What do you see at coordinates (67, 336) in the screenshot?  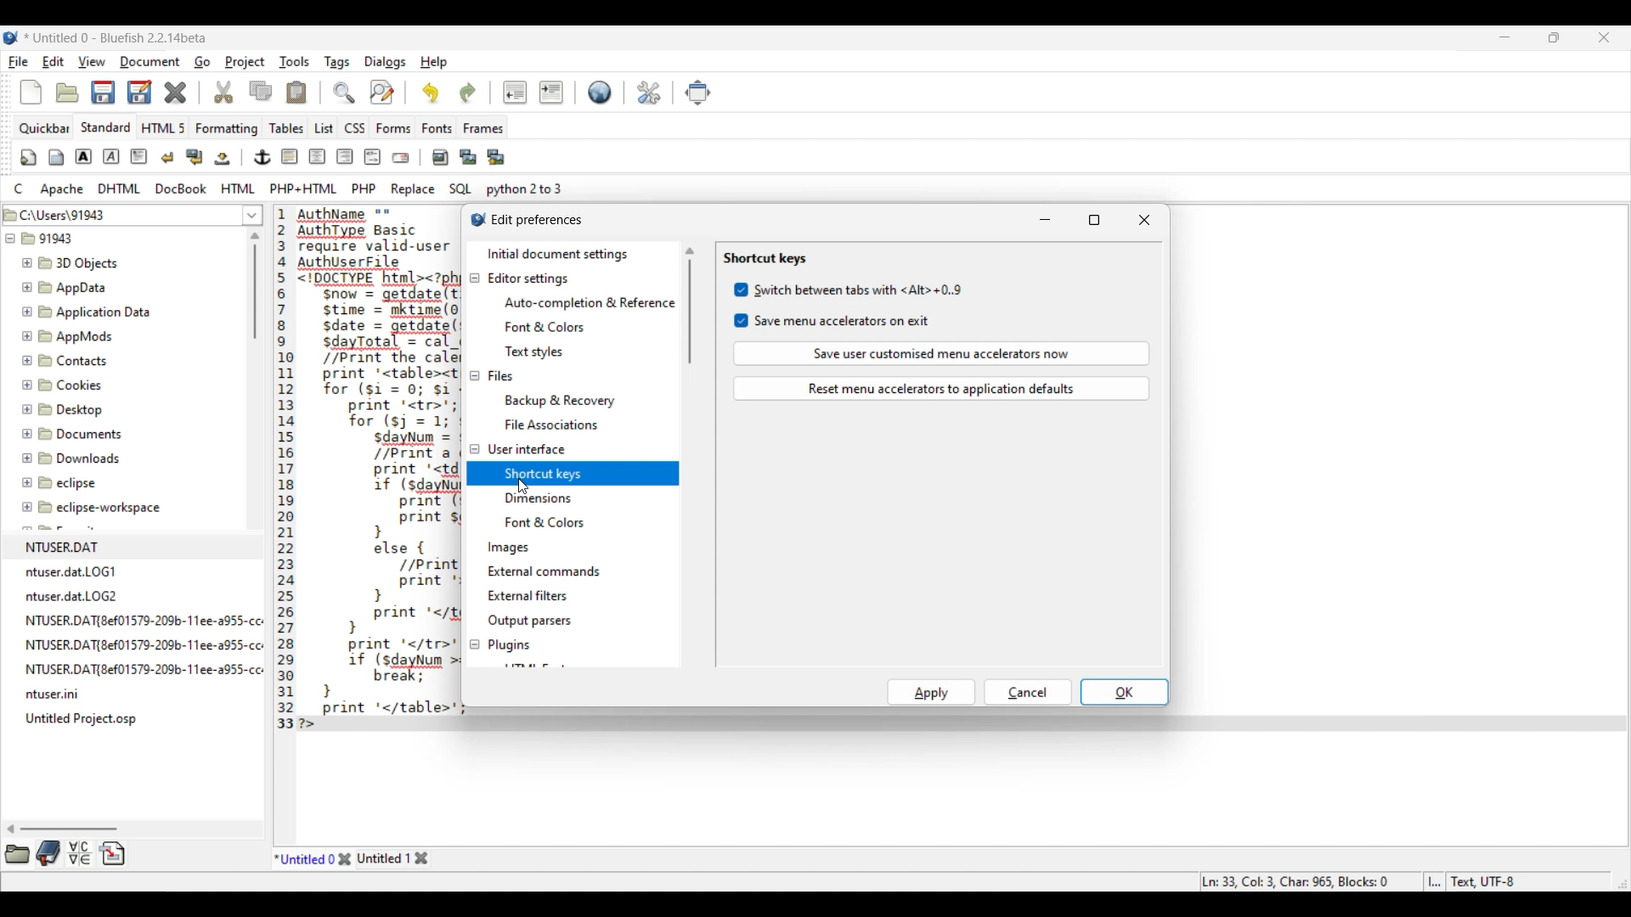 I see `AppMods` at bounding box center [67, 336].